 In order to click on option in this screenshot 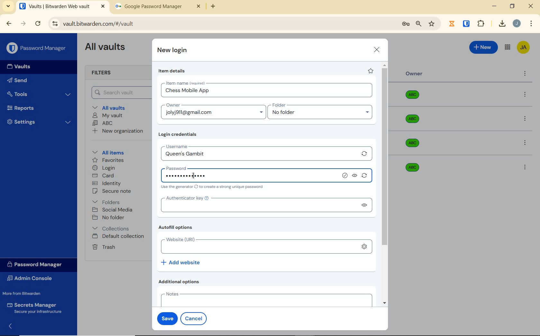, I will do `click(525, 167)`.